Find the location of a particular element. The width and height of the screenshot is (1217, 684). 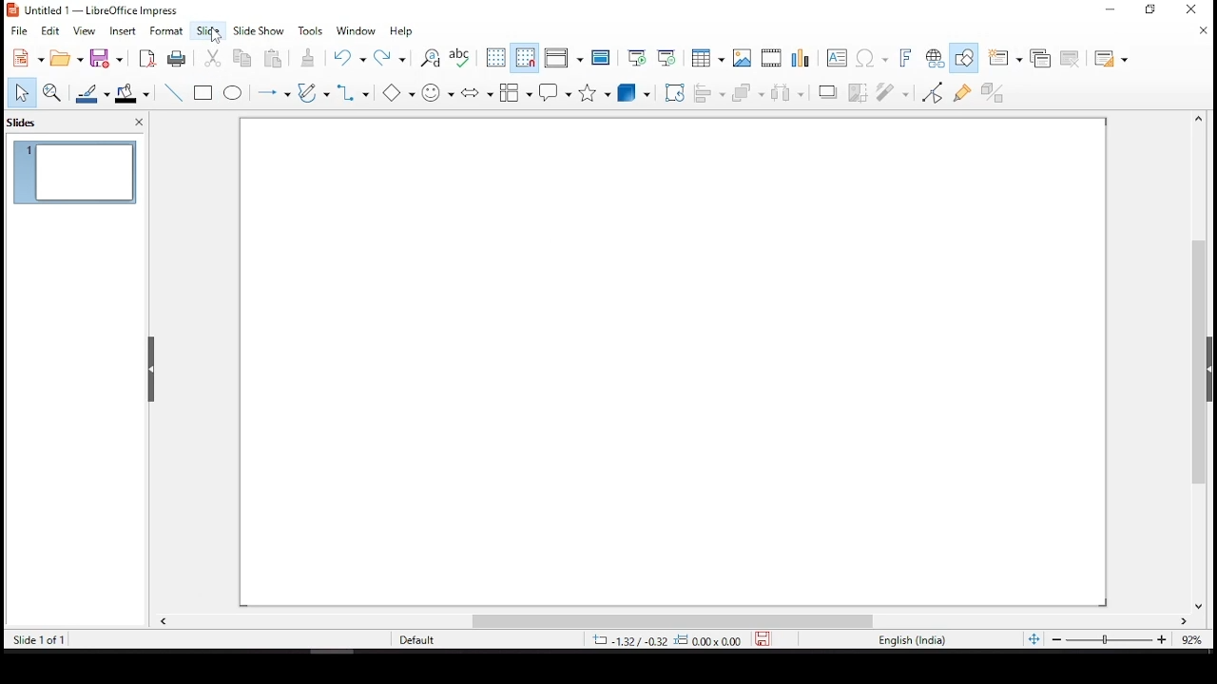

undo is located at coordinates (346, 58).